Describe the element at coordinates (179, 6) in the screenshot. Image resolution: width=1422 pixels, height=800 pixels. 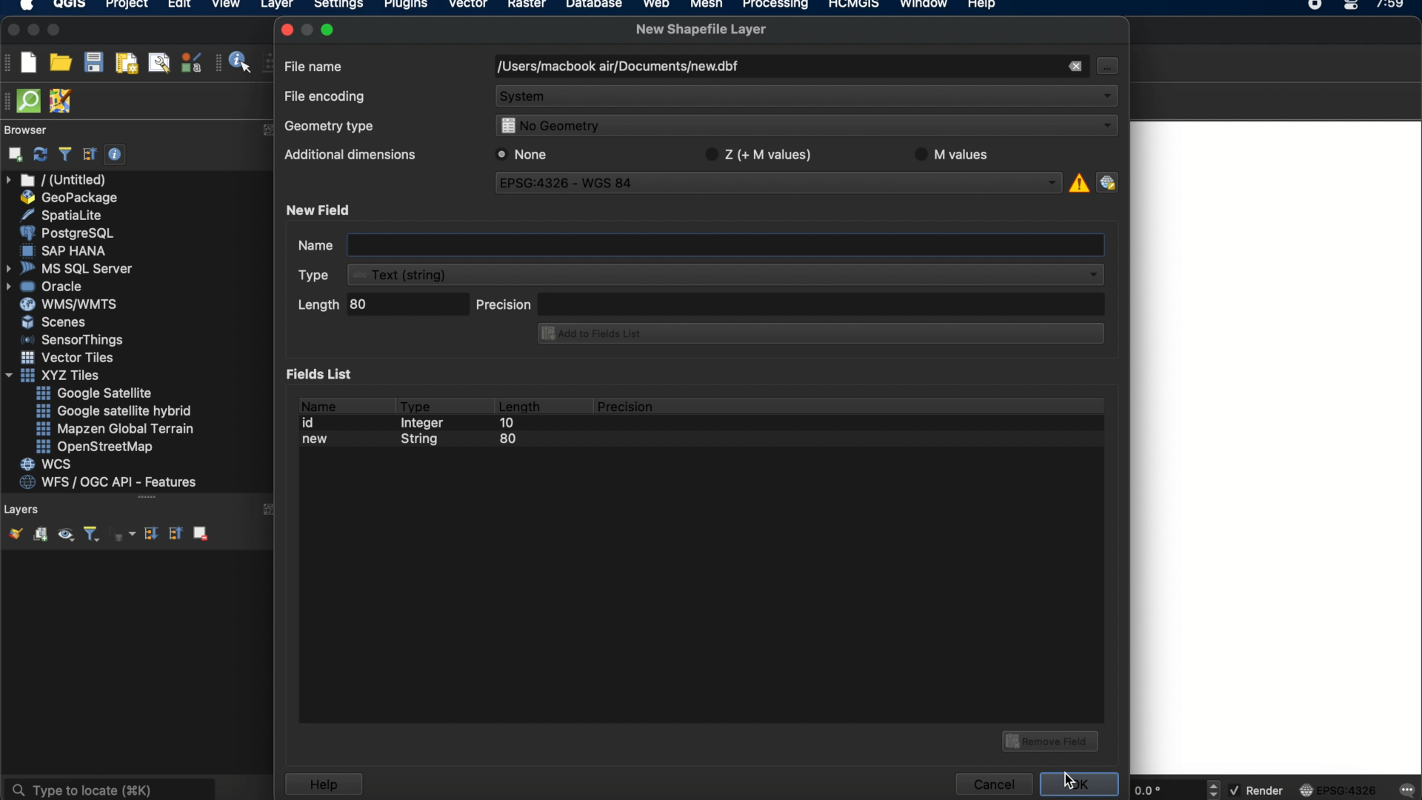
I see `edit` at that location.